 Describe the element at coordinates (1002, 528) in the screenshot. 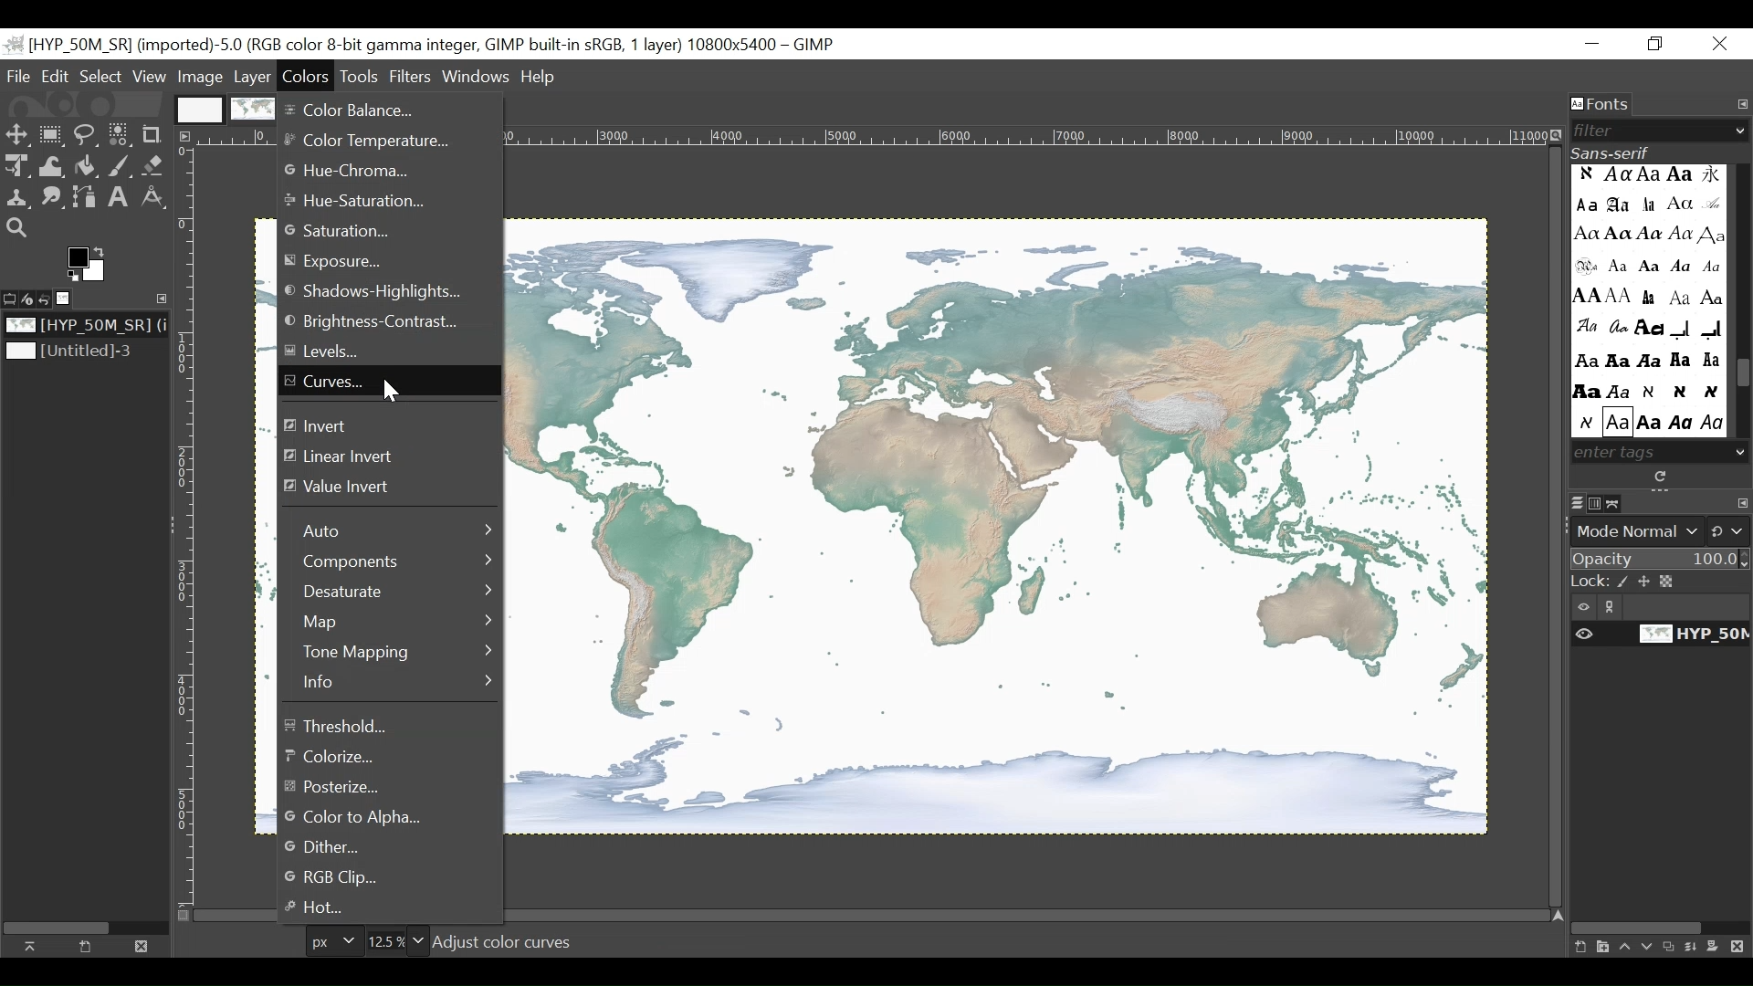

I see `Image` at that location.